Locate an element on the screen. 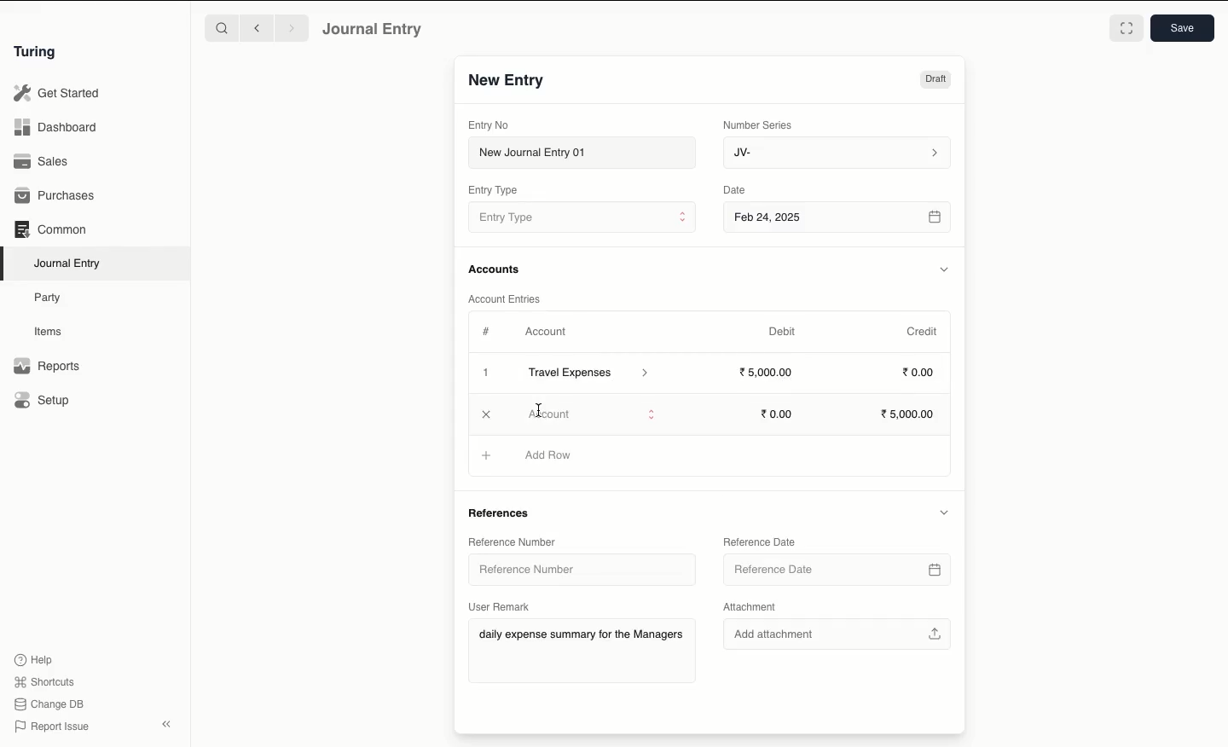  Shortcuts is located at coordinates (47, 682).